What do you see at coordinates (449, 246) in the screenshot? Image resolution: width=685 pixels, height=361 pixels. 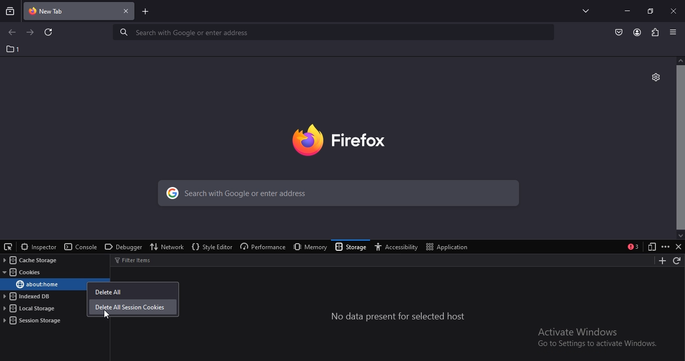 I see `application` at bounding box center [449, 246].